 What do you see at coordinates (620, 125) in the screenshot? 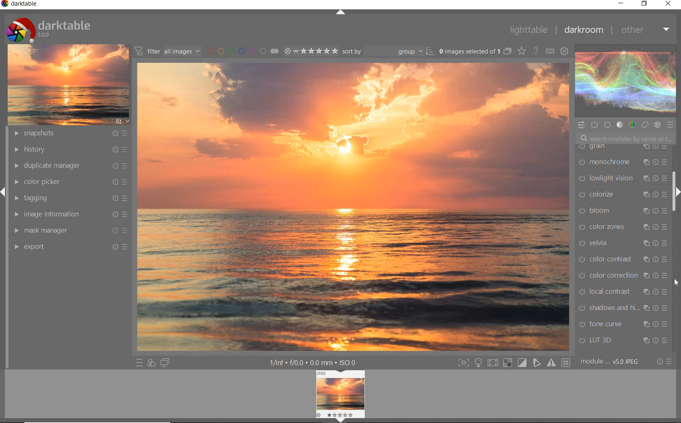
I see `TONE ` at bounding box center [620, 125].